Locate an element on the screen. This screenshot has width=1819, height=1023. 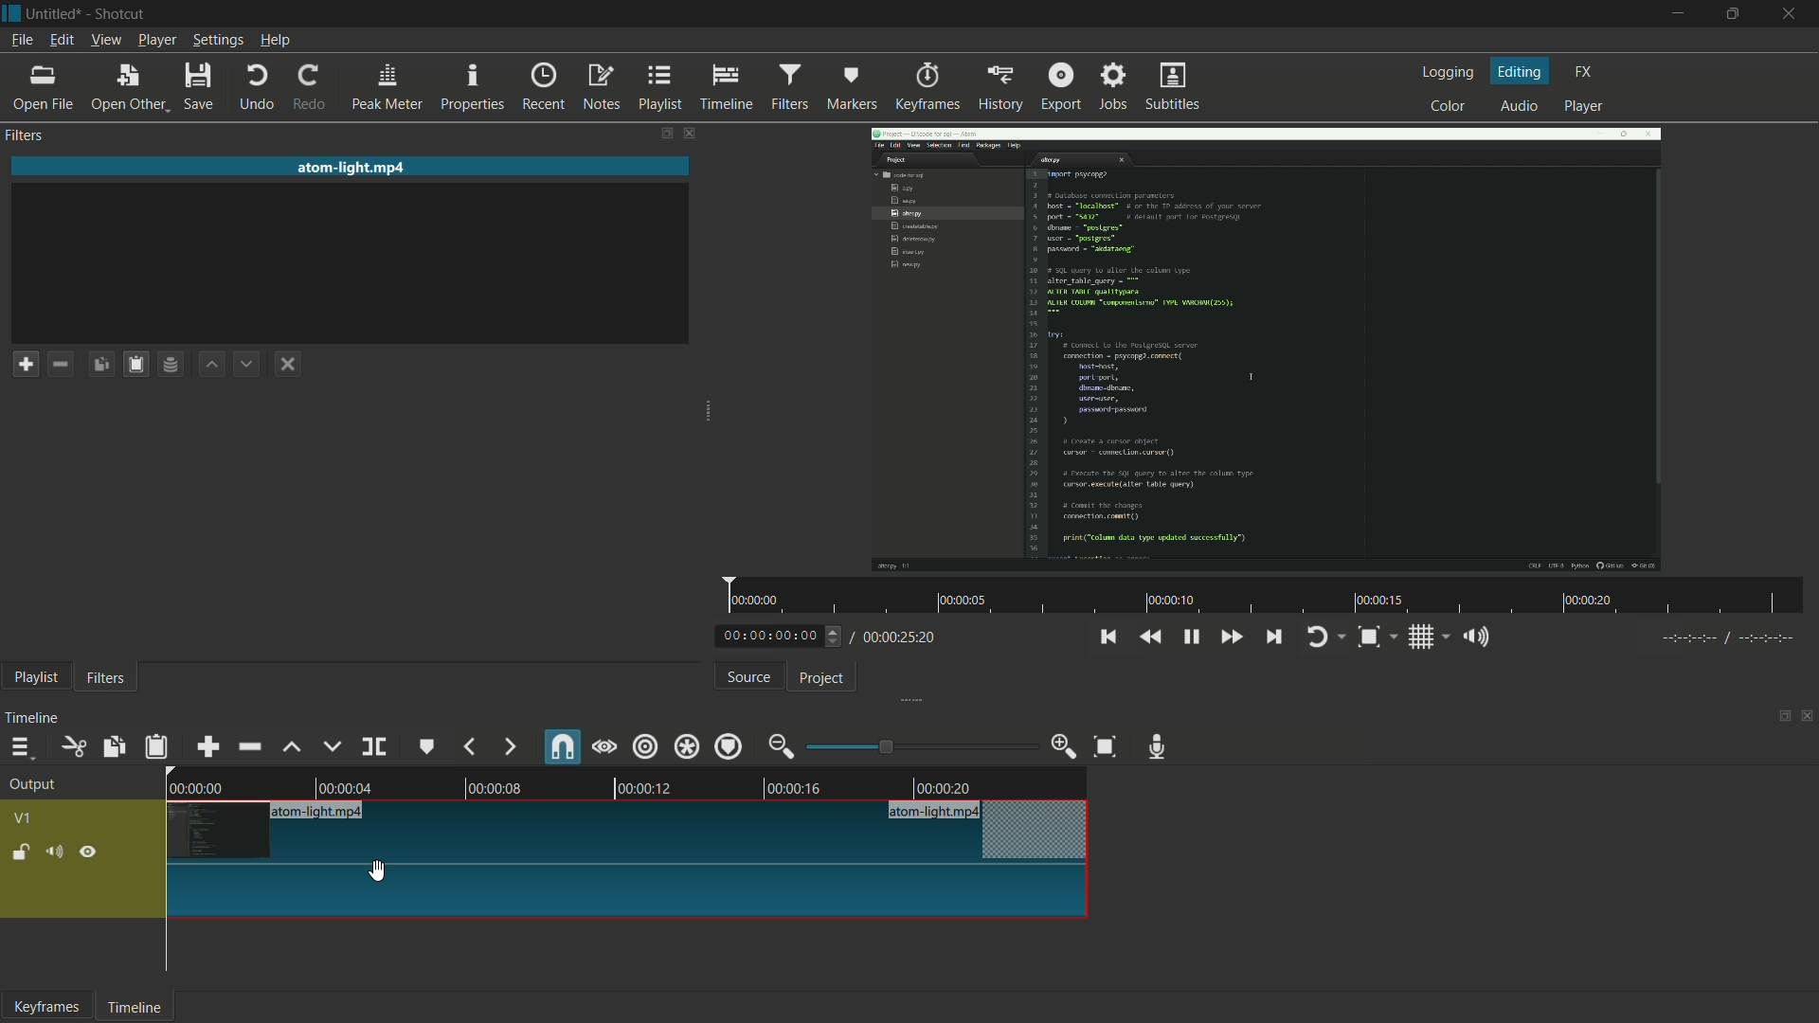
filters is located at coordinates (791, 86).